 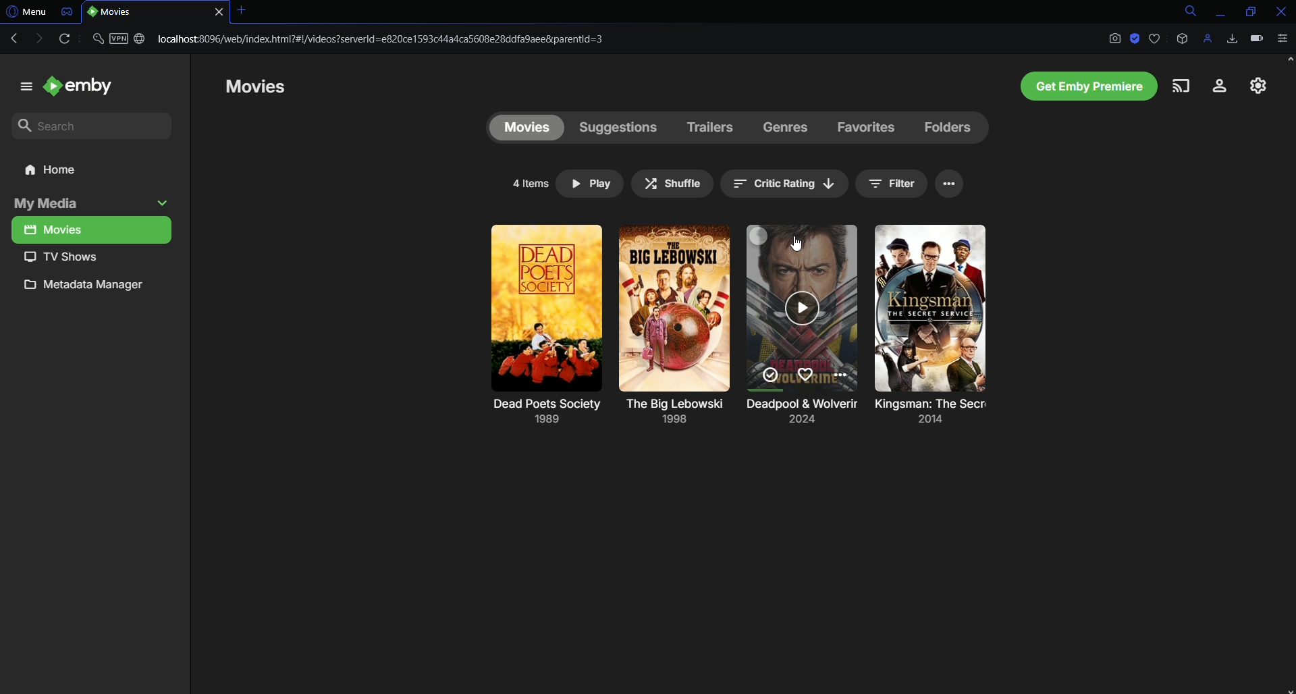 What do you see at coordinates (1246, 11) in the screenshot?
I see `Restore` at bounding box center [1246, 11].